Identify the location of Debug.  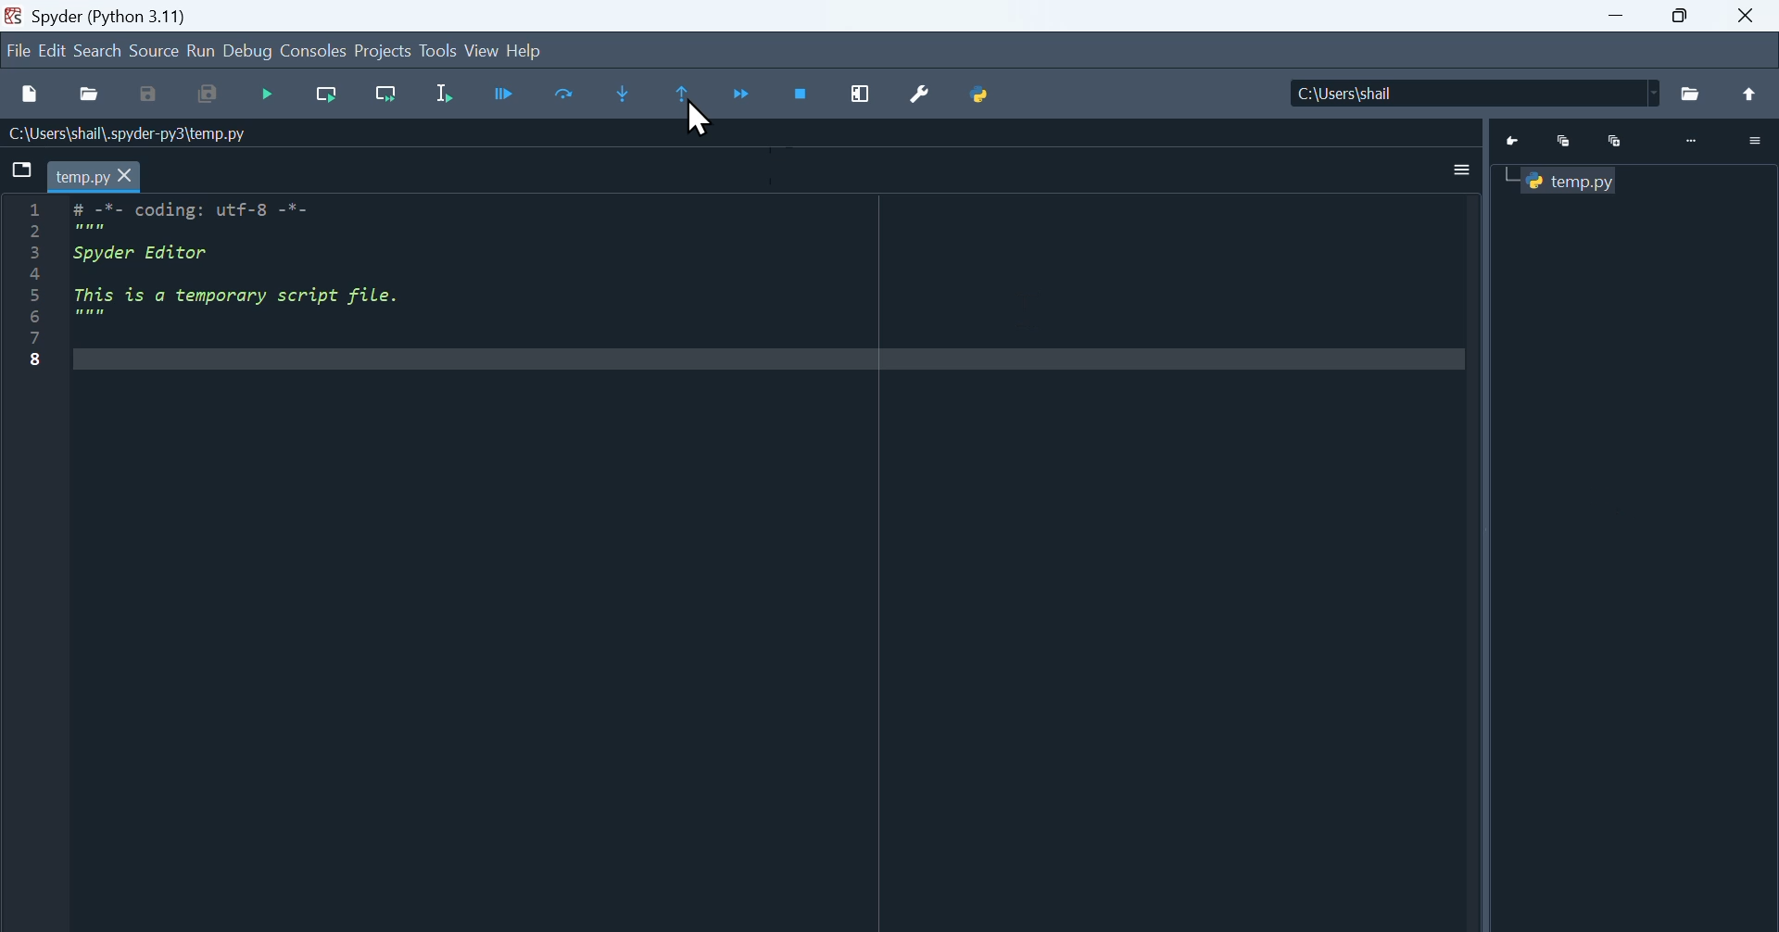
(247, 49).